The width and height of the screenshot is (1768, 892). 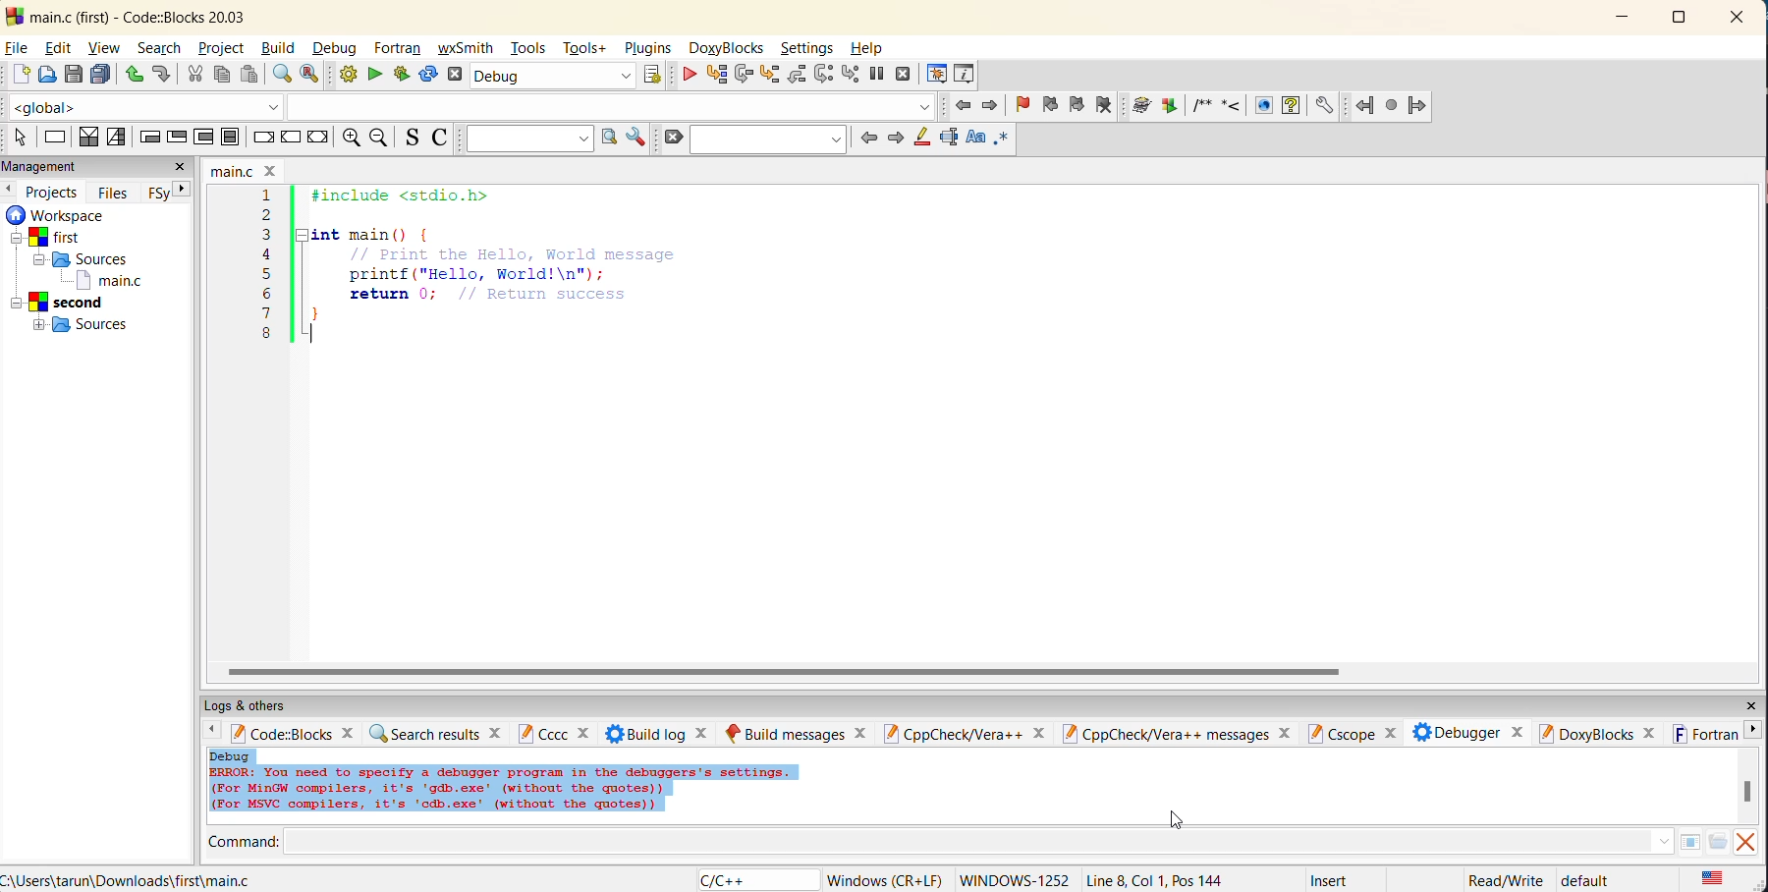 What do you see at coordinates (177, 138) in the screenshot?
I see `exit condition loop` at bounding box center [177, 138].